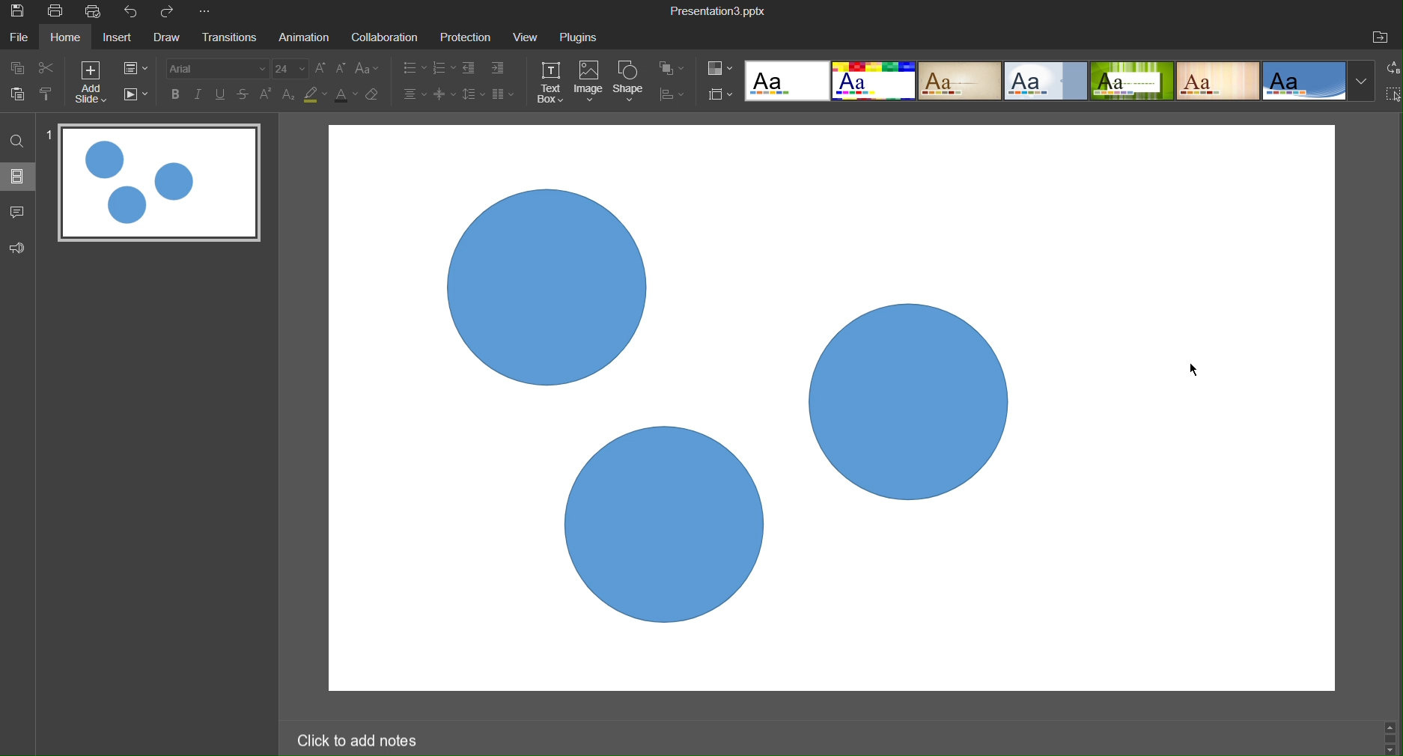 Image resolution: width=1403 pixels, height=756 pixels. I want to click on Decrease size, so click(341, 67).